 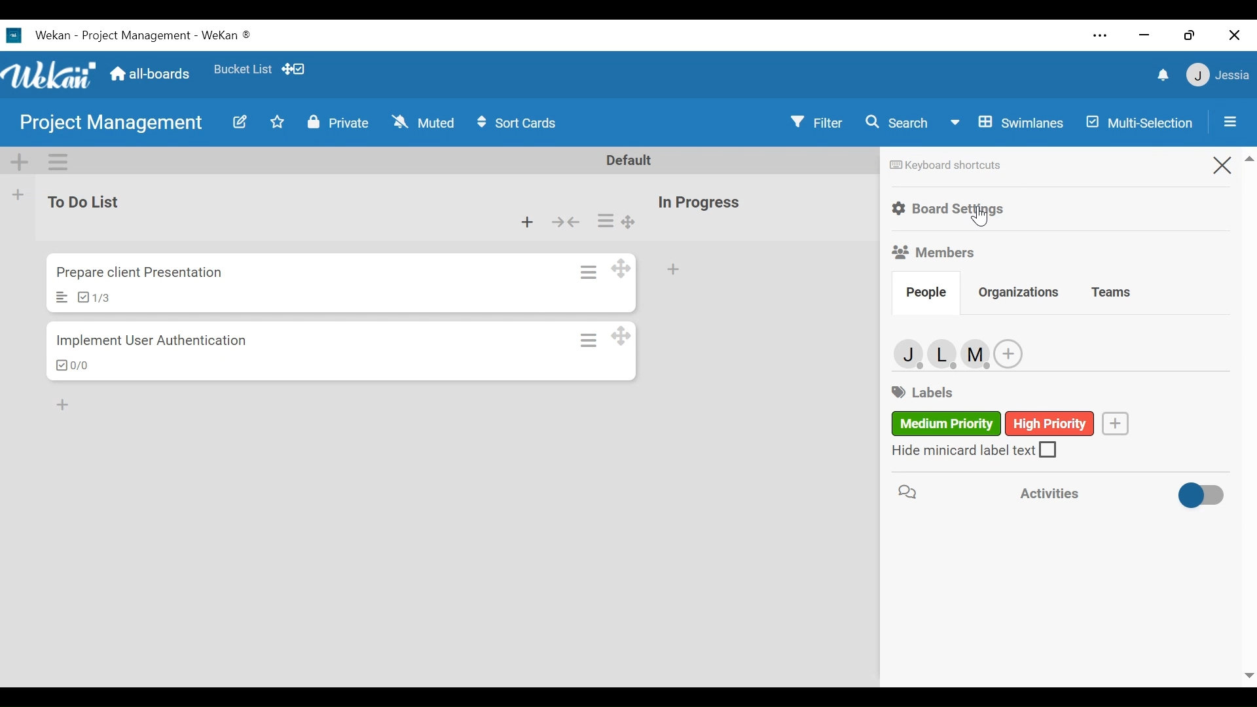 I want to click on Checklist, so click(x=71, y=366).